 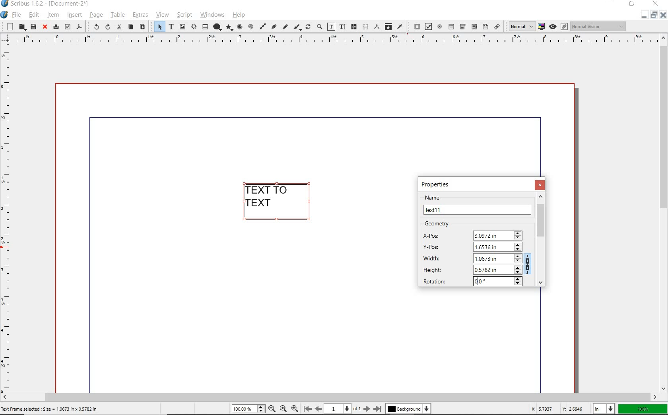 What do you see at coordinates (229, 28) in the screenshot?
I see `polygon` at bounding box center [229, 28].